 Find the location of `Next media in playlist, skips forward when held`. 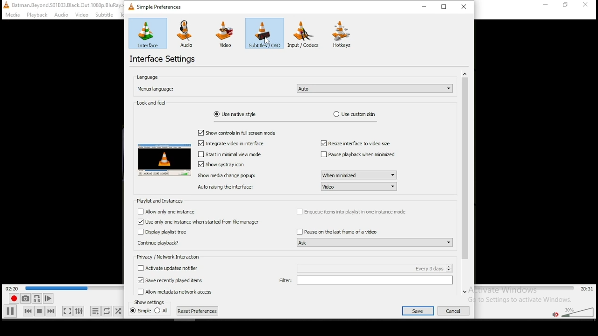

Next media in playlist, skips forward when held is located at coordinates (50, 311).